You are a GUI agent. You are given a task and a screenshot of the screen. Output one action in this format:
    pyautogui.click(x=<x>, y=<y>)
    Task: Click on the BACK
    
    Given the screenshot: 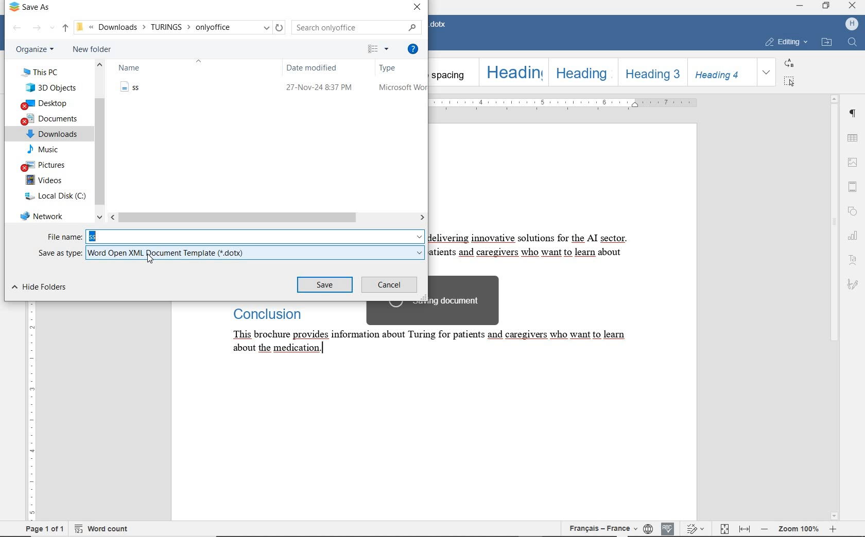 What is the action you would take?
    pyautogui.click(x=17, y=29)
    